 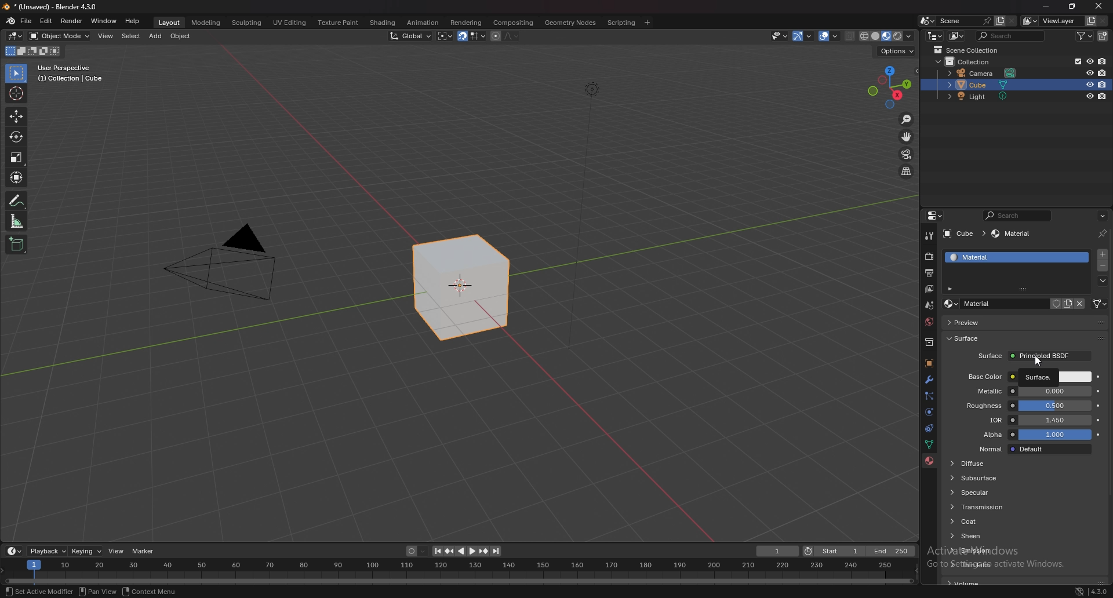 What do you see at coordinates (17, 200) in the screenshot?
I see `annotate` at bounding box center [17, 200].